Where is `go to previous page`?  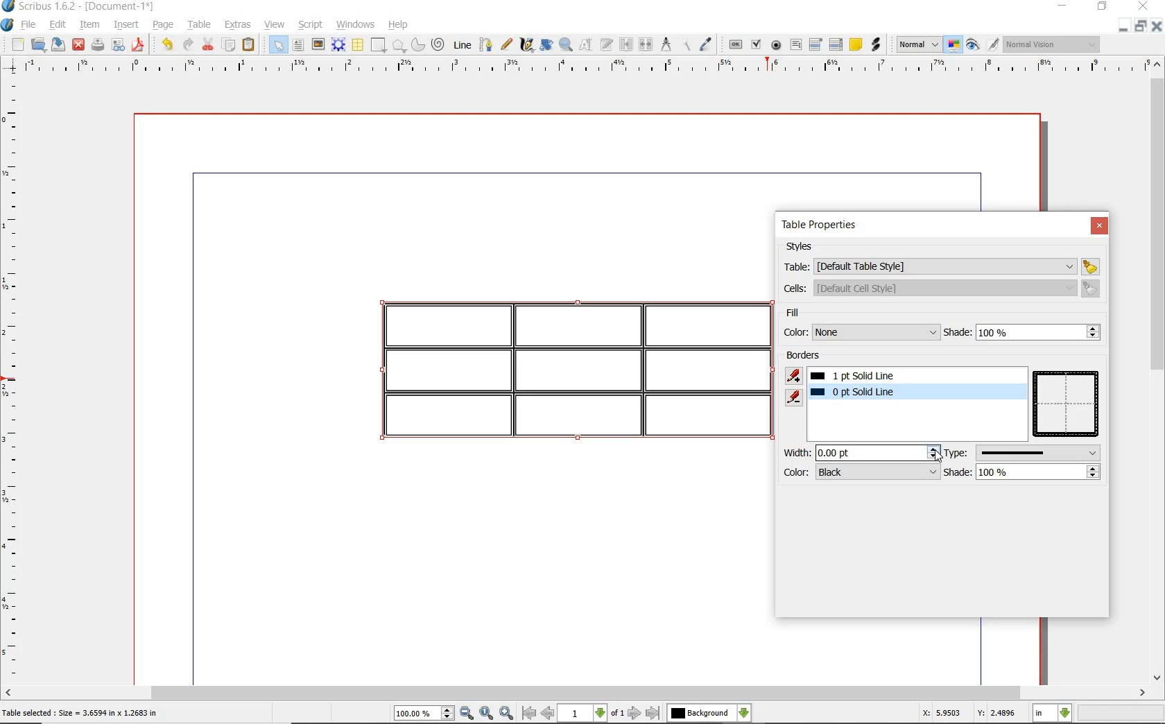
go to previous page is located at coordinates (548, 714).